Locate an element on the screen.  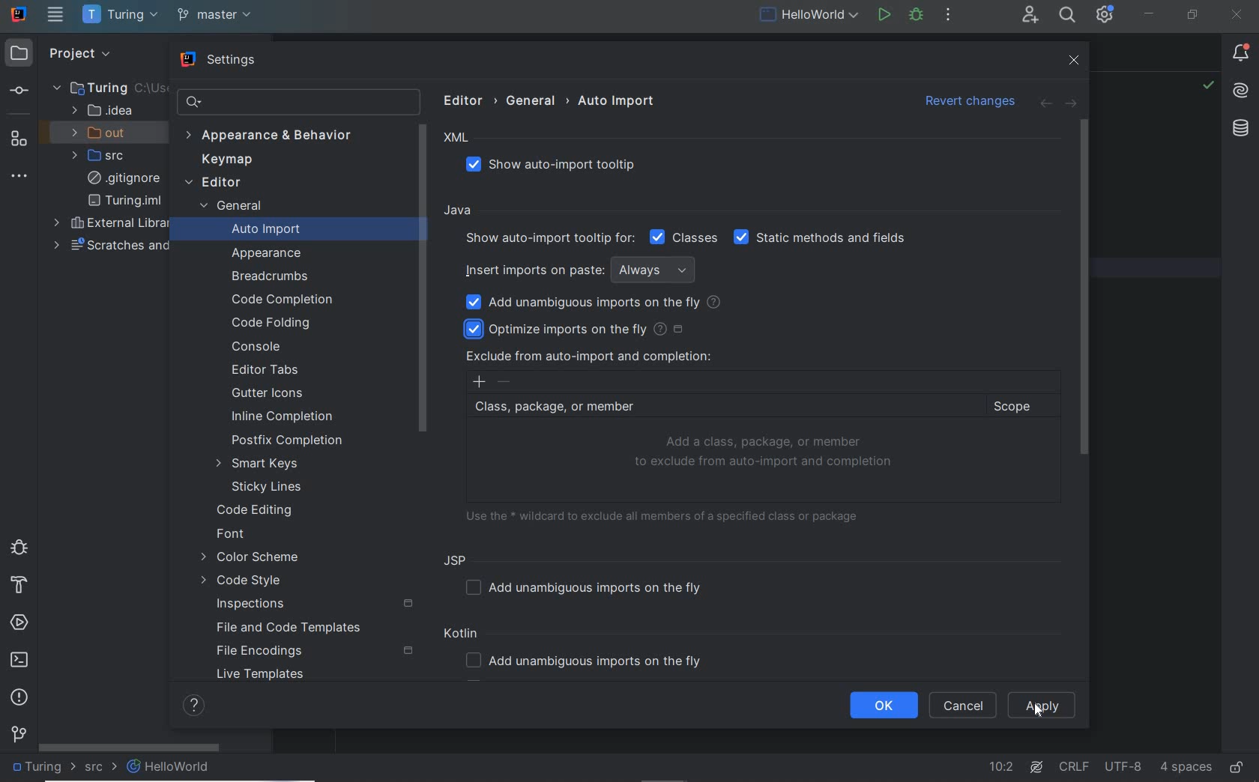
EDITOR TABS is located at coordinates (270, 371).